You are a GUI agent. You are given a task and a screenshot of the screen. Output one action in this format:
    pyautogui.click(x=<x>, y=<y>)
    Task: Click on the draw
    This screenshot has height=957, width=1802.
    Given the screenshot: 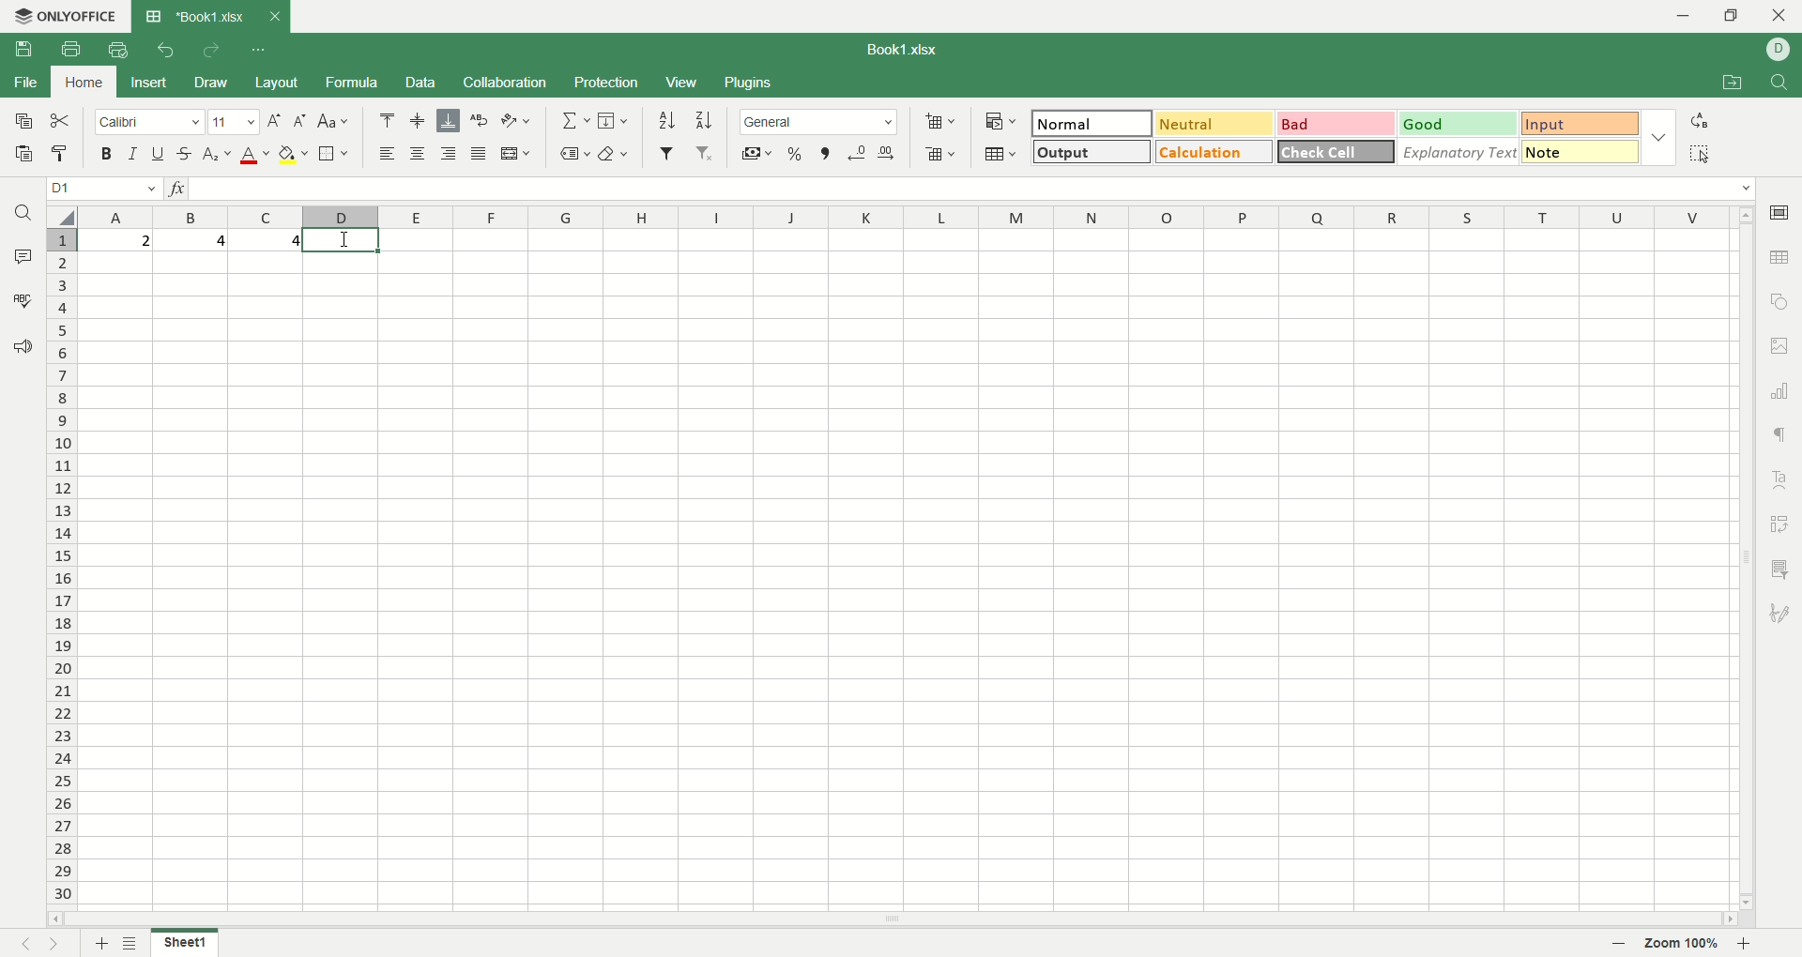 What is the action you would take?
    pyautogui.click(x=215, y=83)
    